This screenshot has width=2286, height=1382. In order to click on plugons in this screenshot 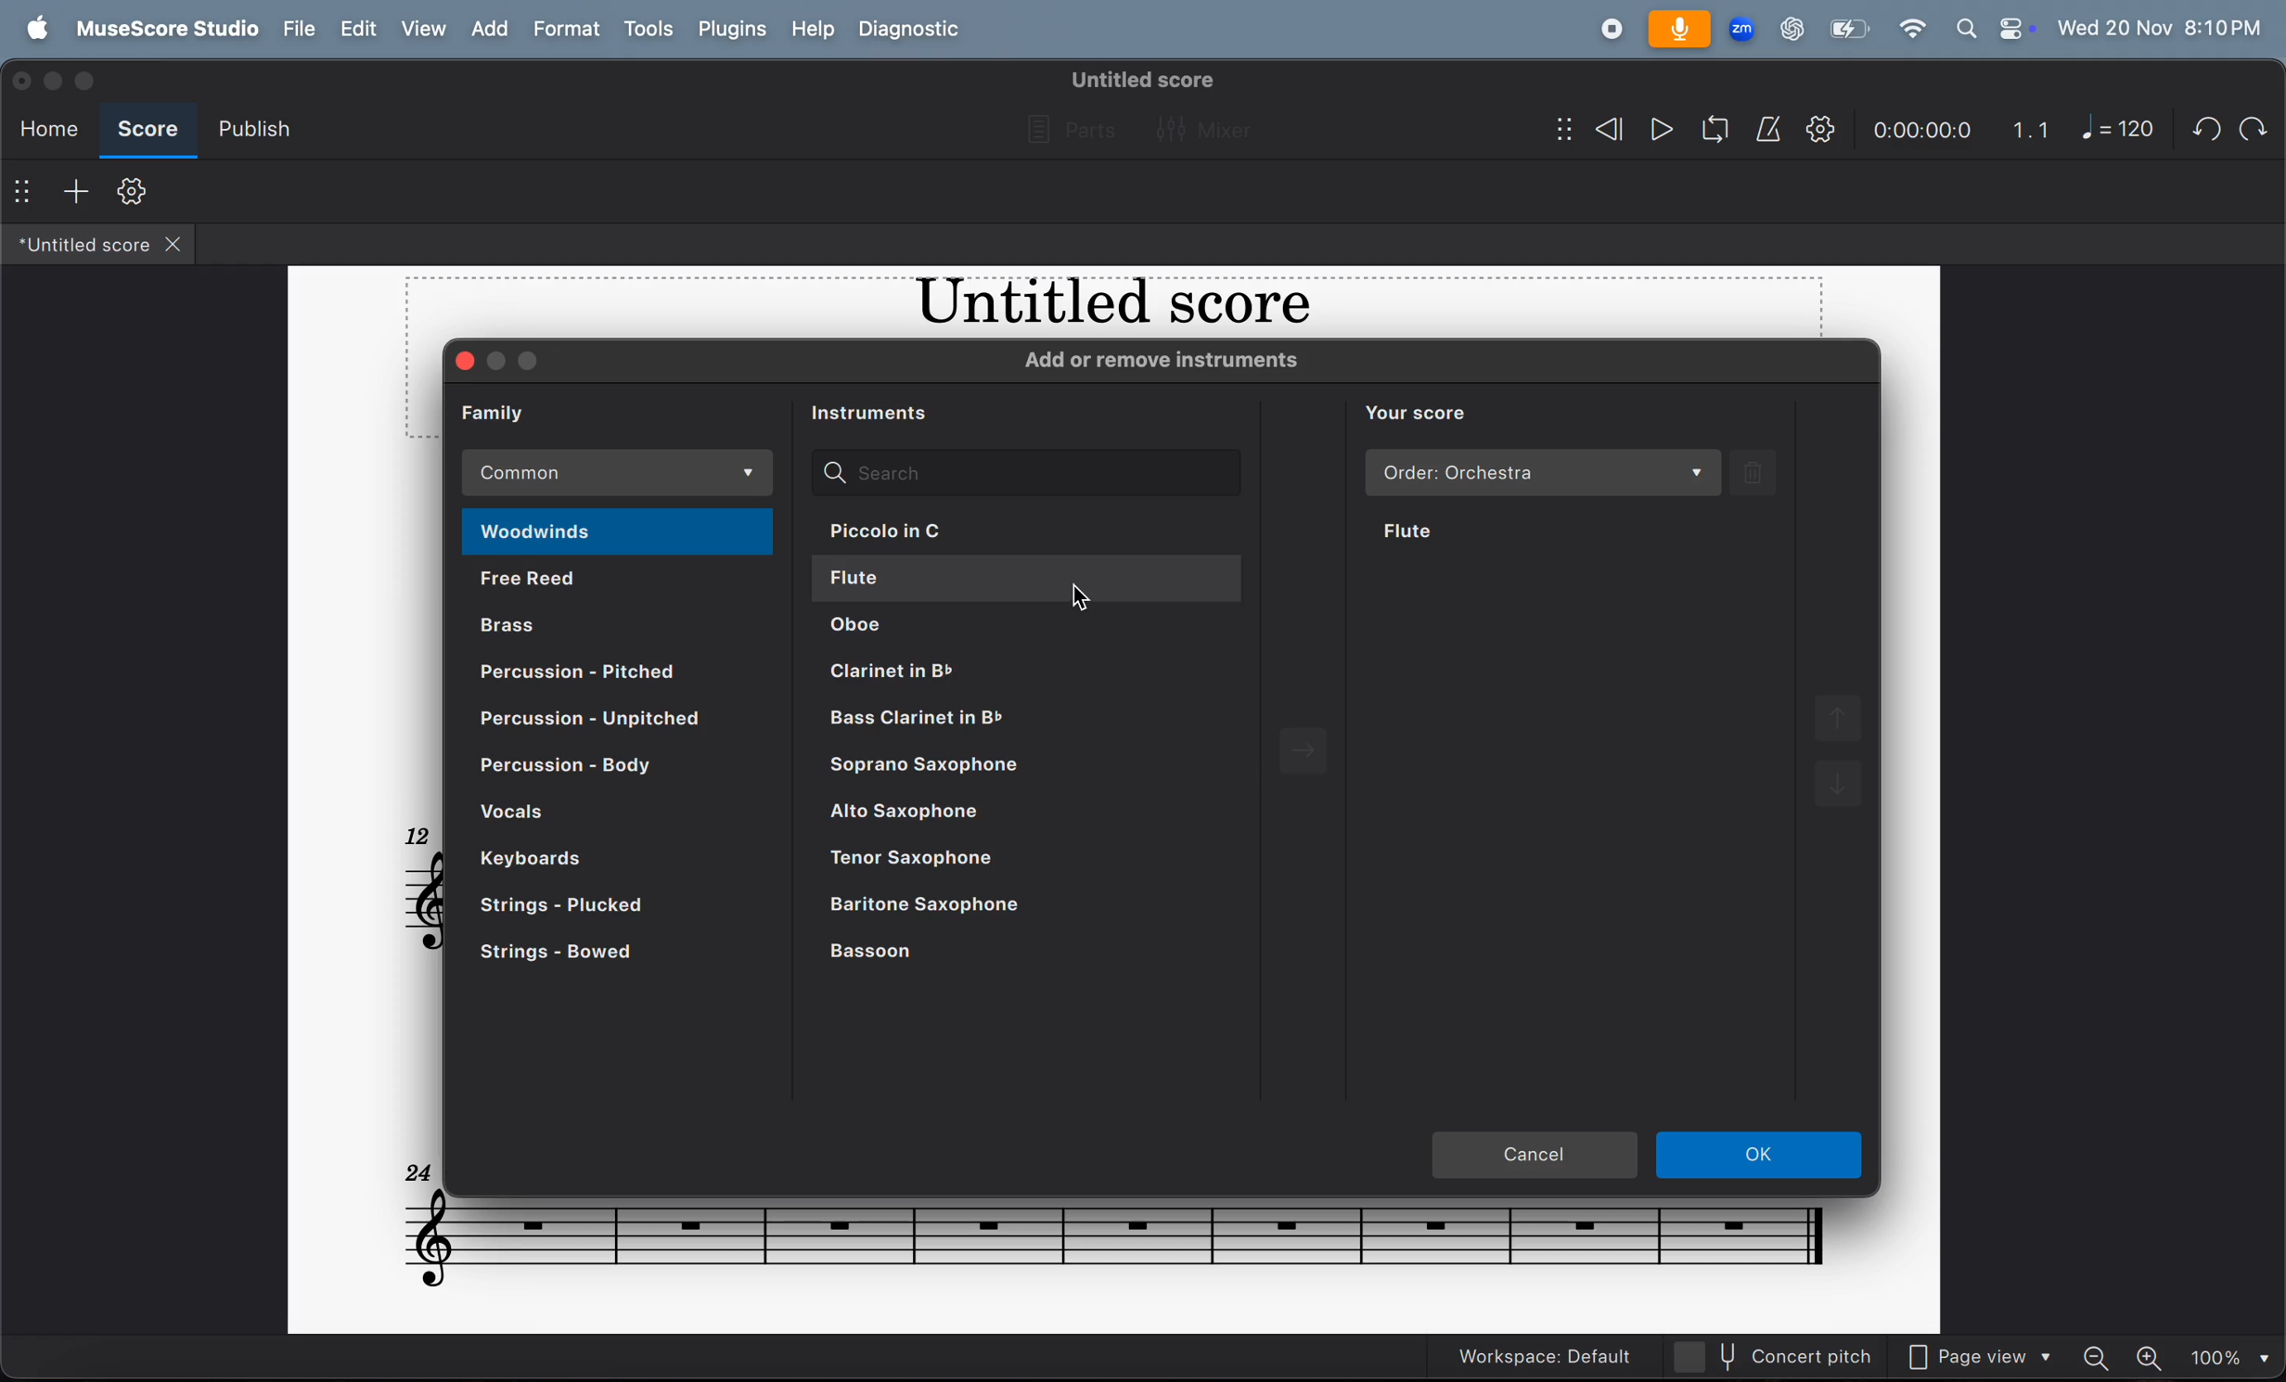, I will do `click(735, 30)`.